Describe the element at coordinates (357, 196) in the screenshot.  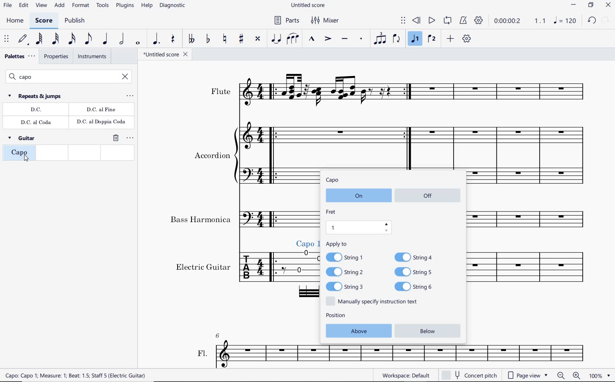
I see `On` at that location.